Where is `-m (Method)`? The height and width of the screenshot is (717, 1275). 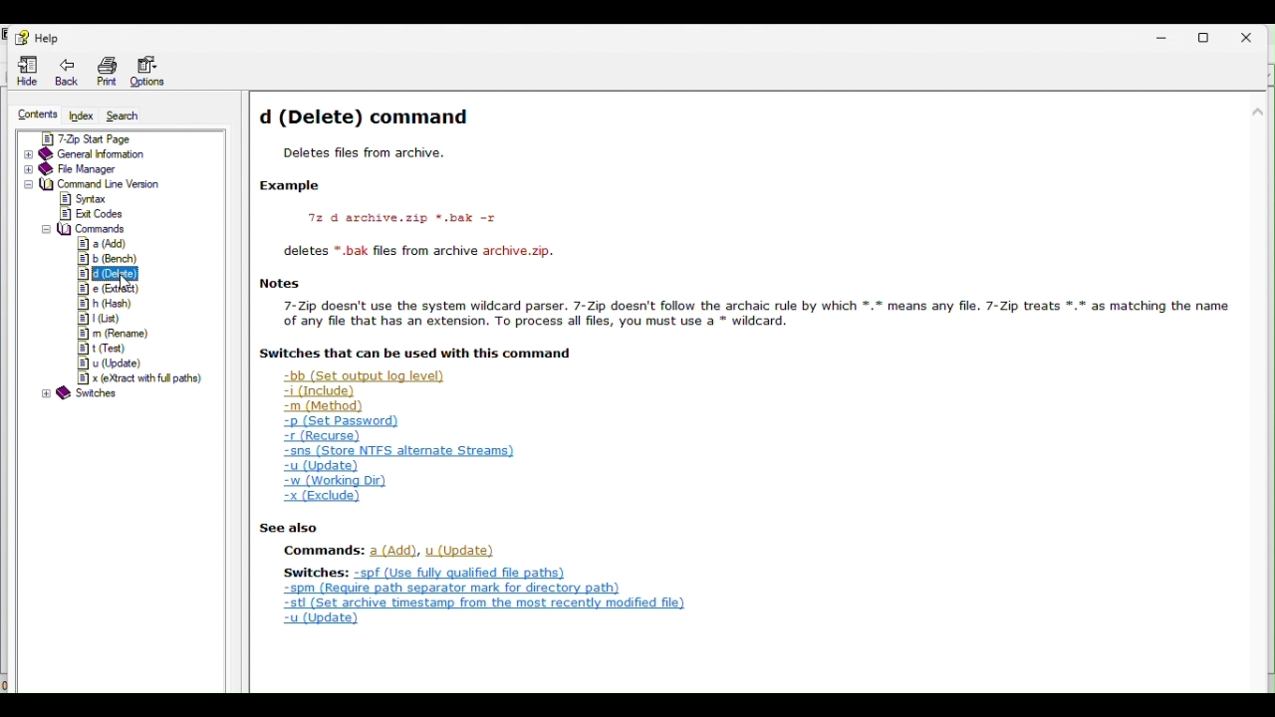 -m (Method) is located at coordinates (327, 405).